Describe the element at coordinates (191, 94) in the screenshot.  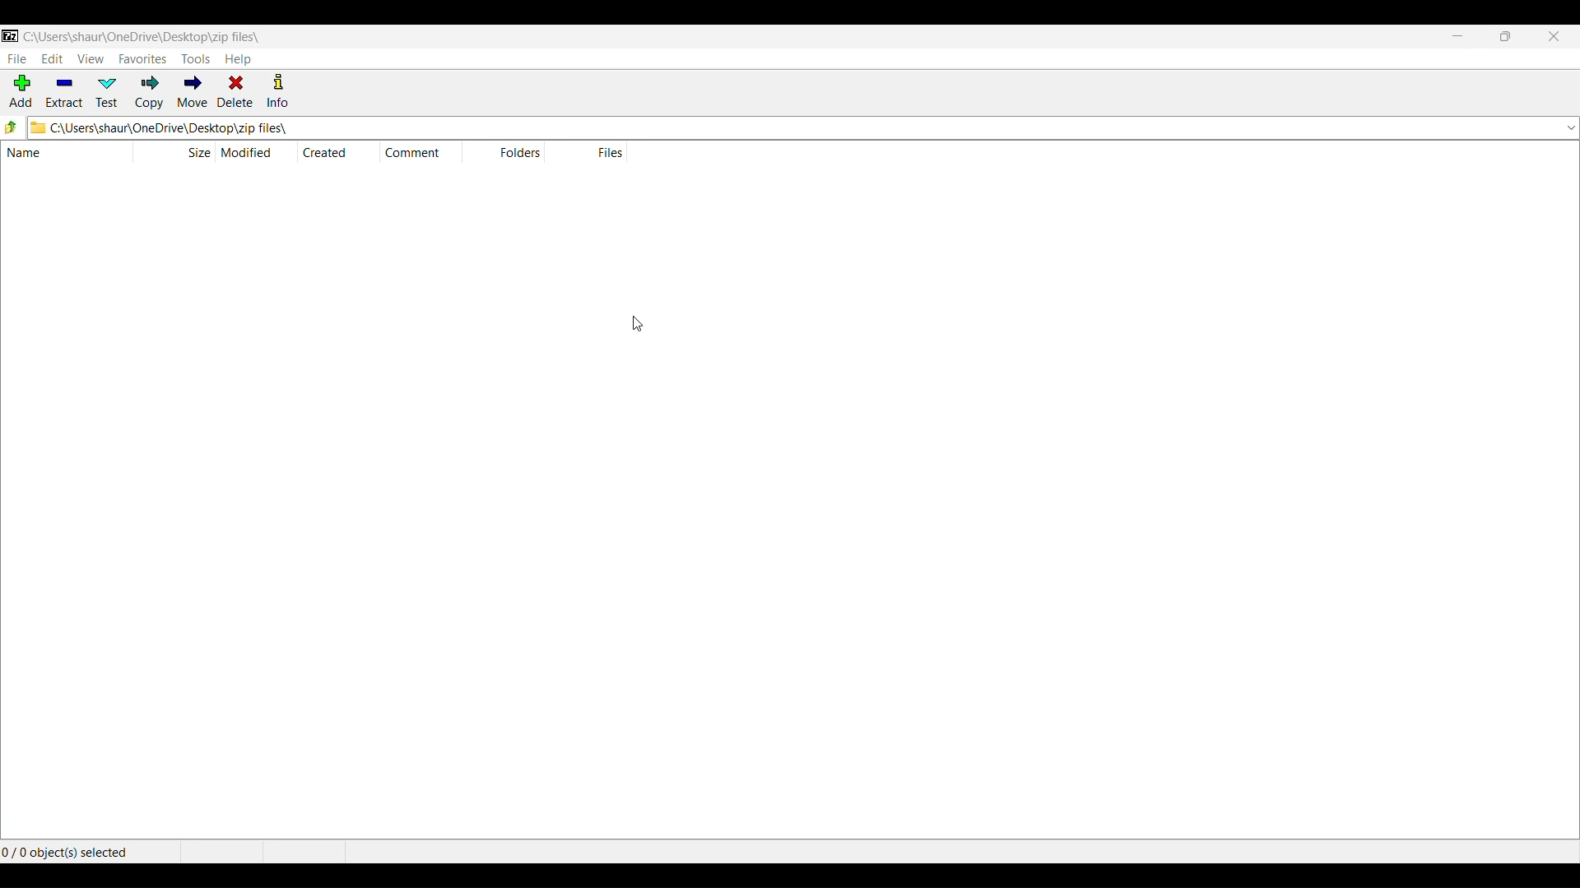
I see `MOVE` at that location.